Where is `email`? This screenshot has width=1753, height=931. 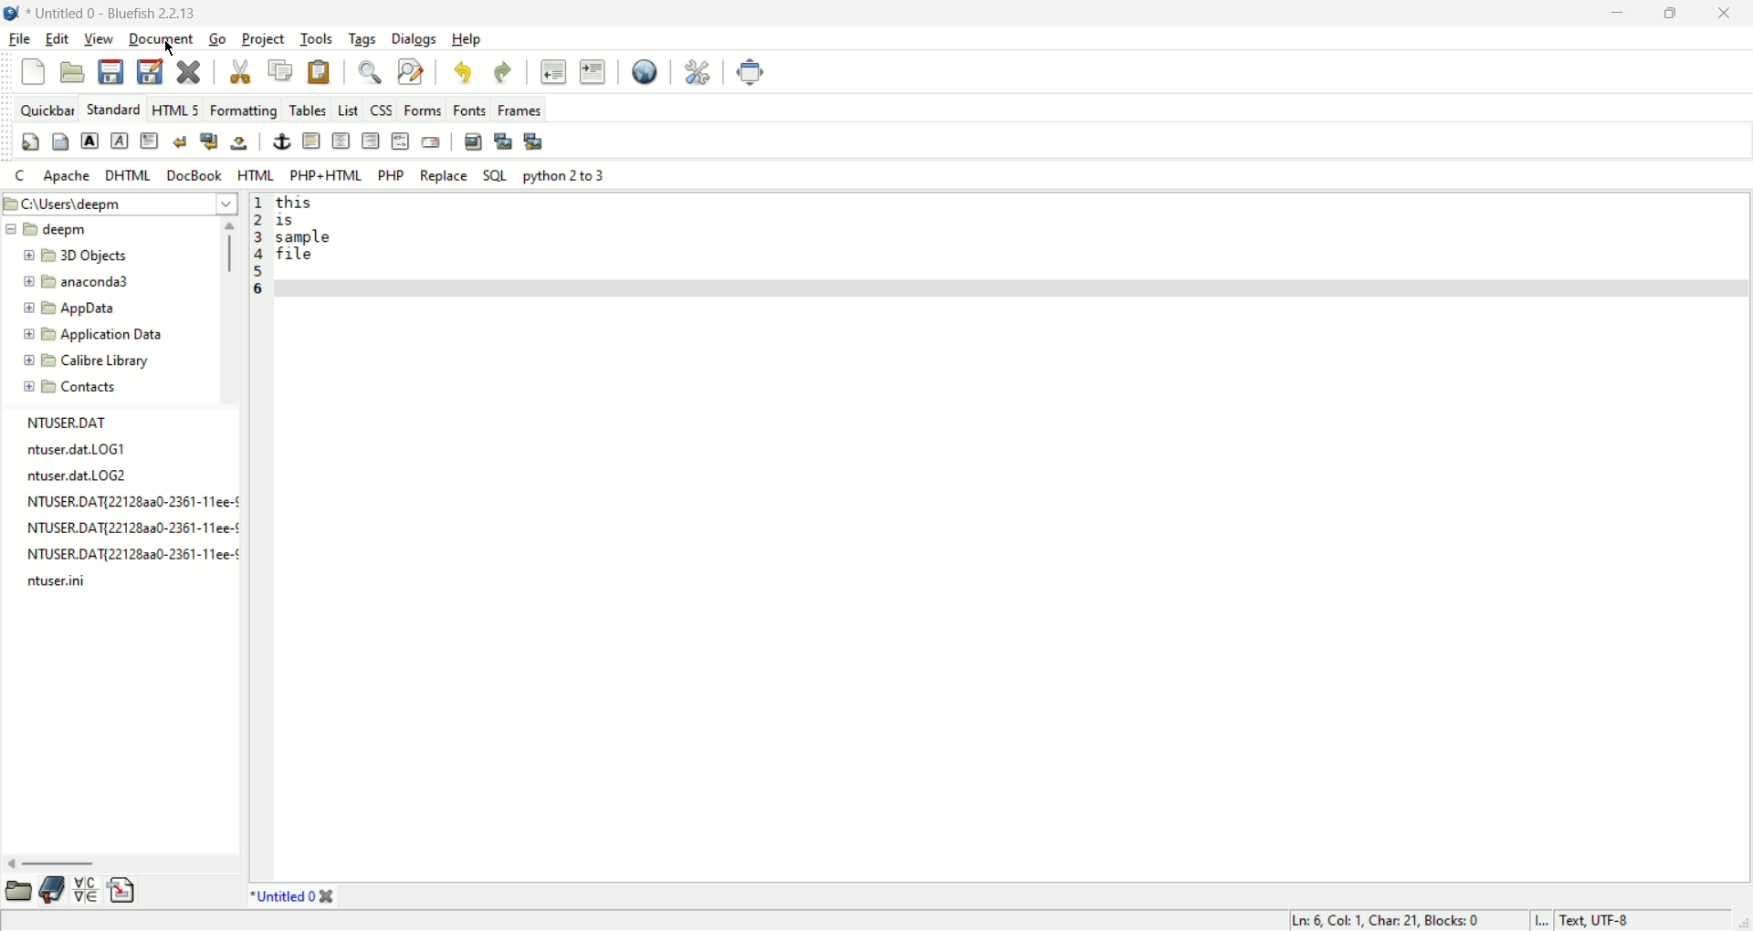
email is located at coordinates (434, 141).